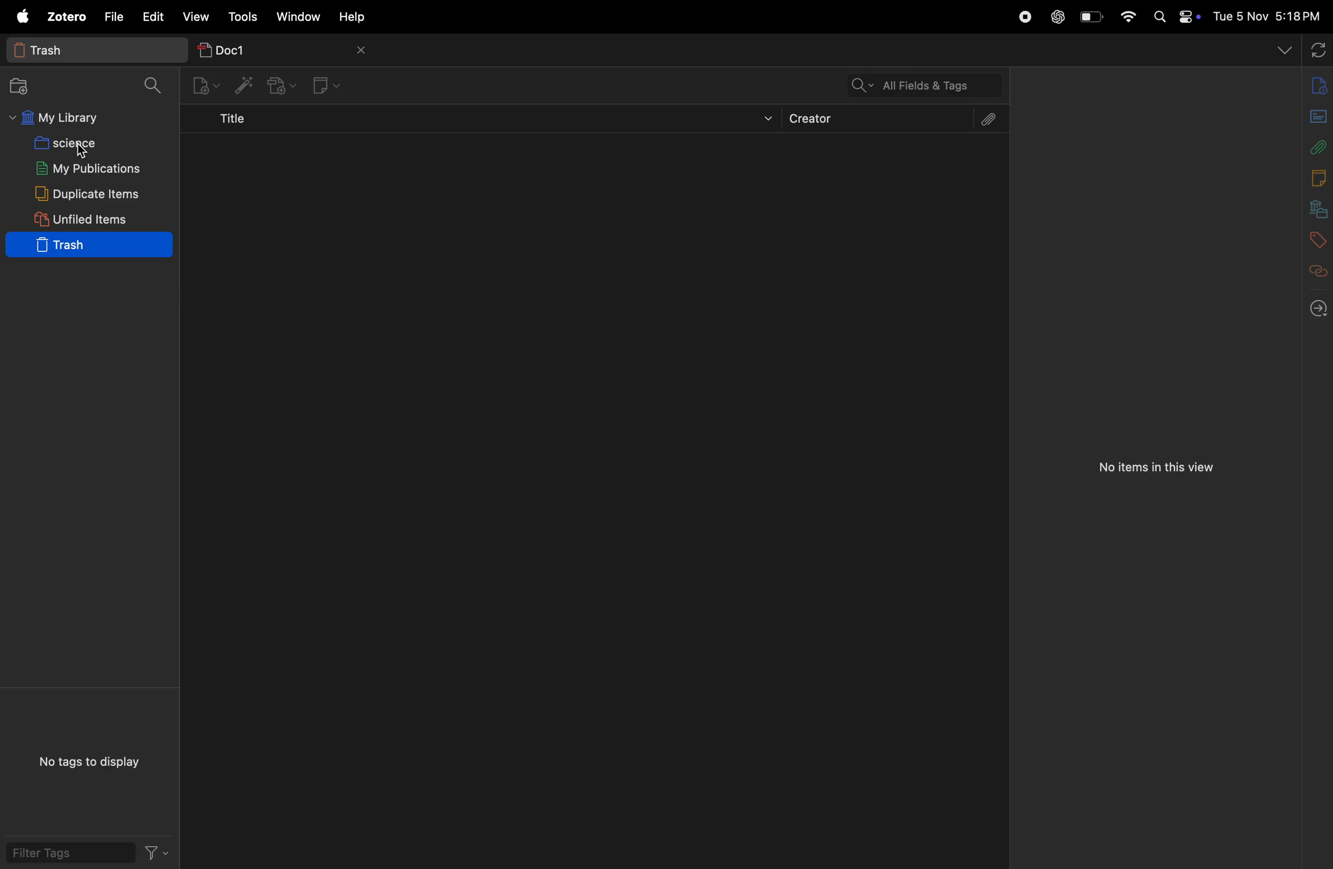 The height and width of the screenshot is (869, 1333). What do you see at coordinates (1317, 307) in the screenshot?
I see `Proceed` at bounding box center [1317, 307].